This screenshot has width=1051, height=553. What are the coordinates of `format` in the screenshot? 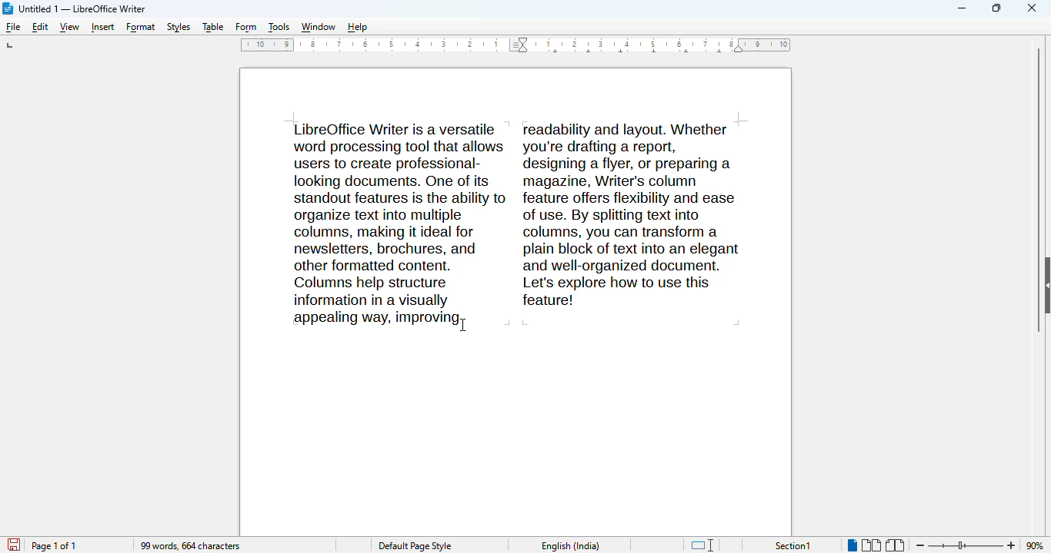 It's located at (141, 28).